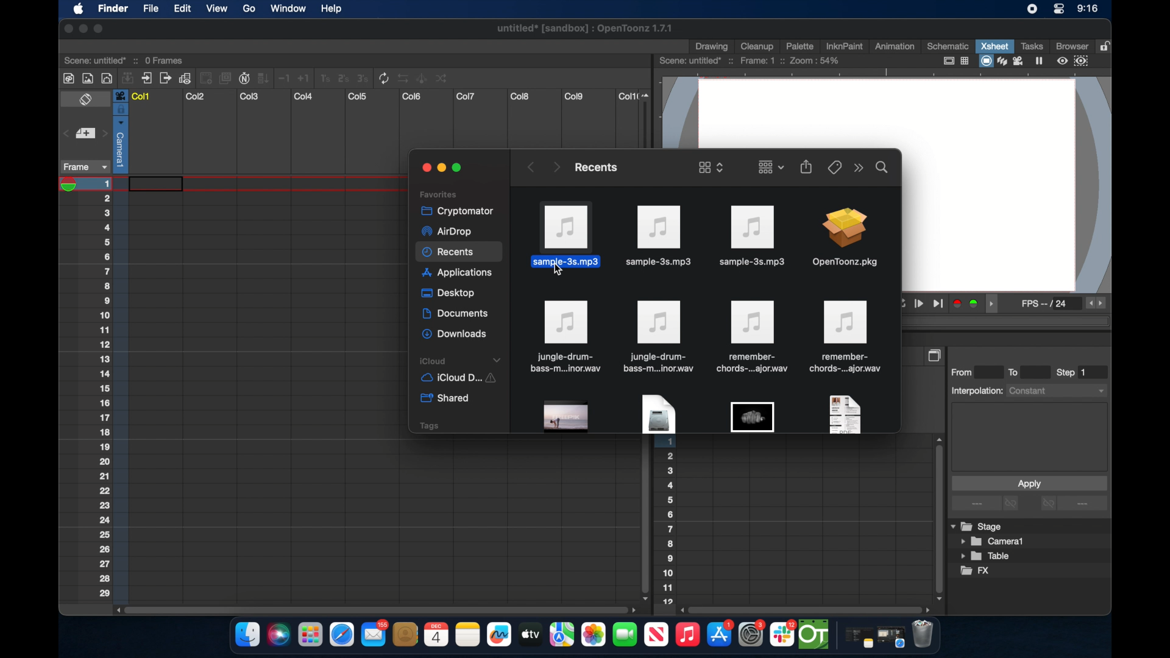  Describe the element at coordinates (456, 314) in the screenshot. I see `documents` at that location.